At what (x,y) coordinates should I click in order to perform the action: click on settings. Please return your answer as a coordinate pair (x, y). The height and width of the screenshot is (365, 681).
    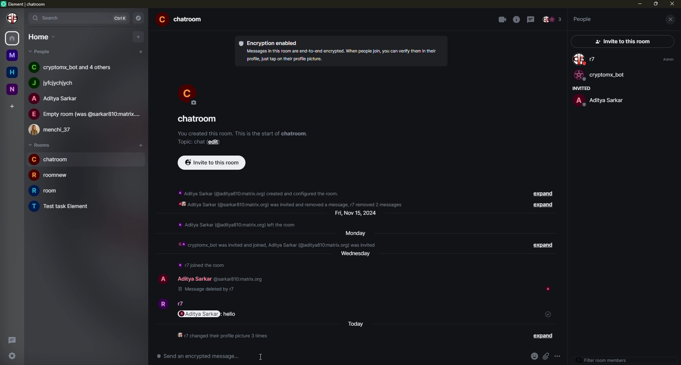
    Looking at the image, I should click on (13, 355).